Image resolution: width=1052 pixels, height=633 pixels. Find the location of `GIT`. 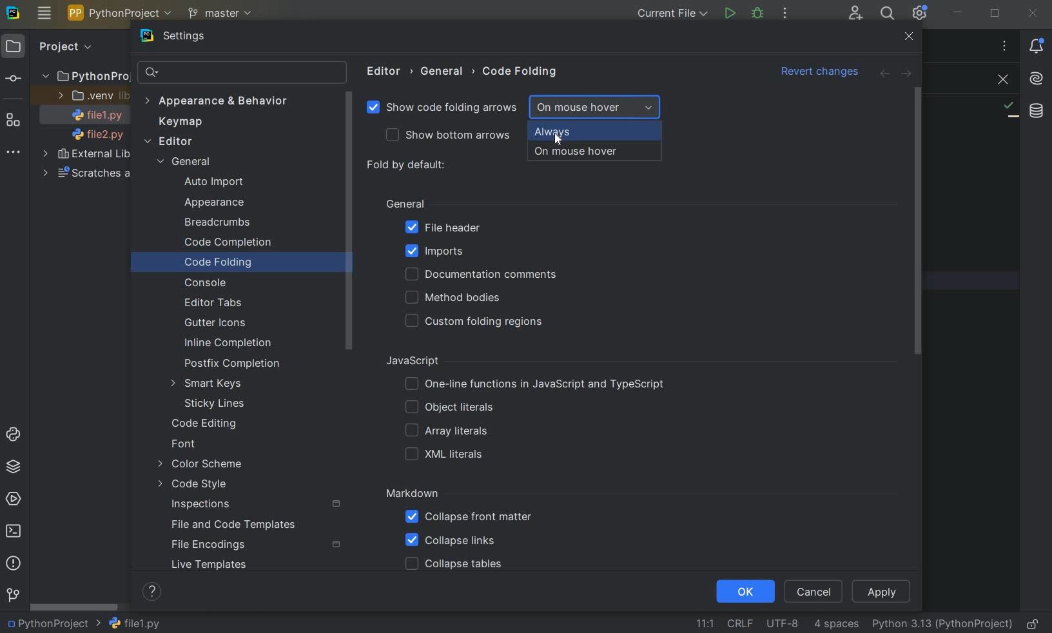

GIT is located at coordinates (13, 594).